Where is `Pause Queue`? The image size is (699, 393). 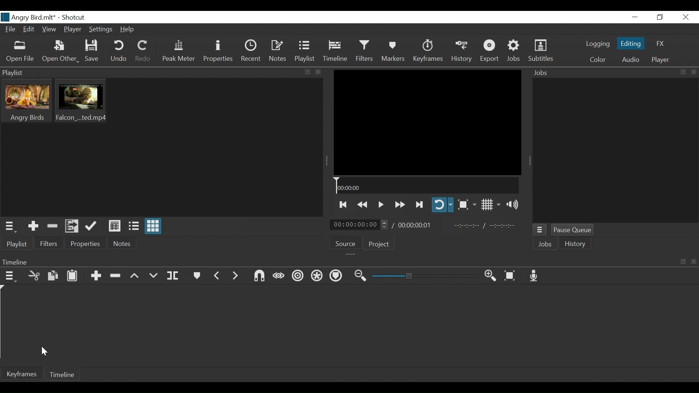 Pause Queue is located at coordinates (573, 230).